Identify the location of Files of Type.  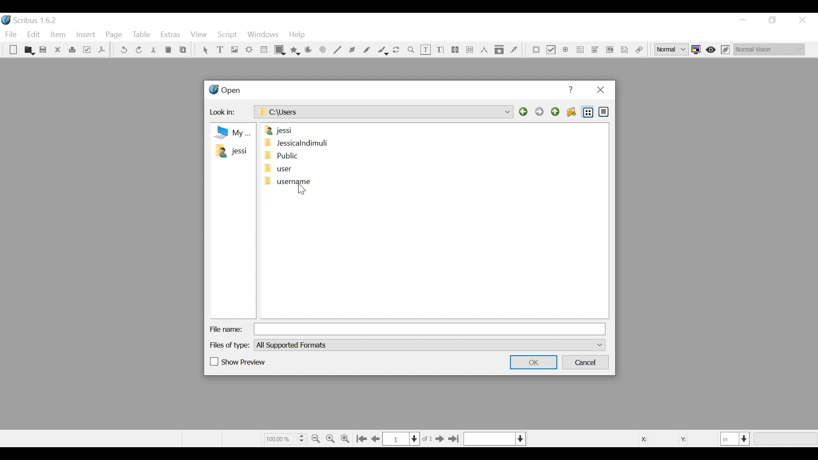
(230, 345).